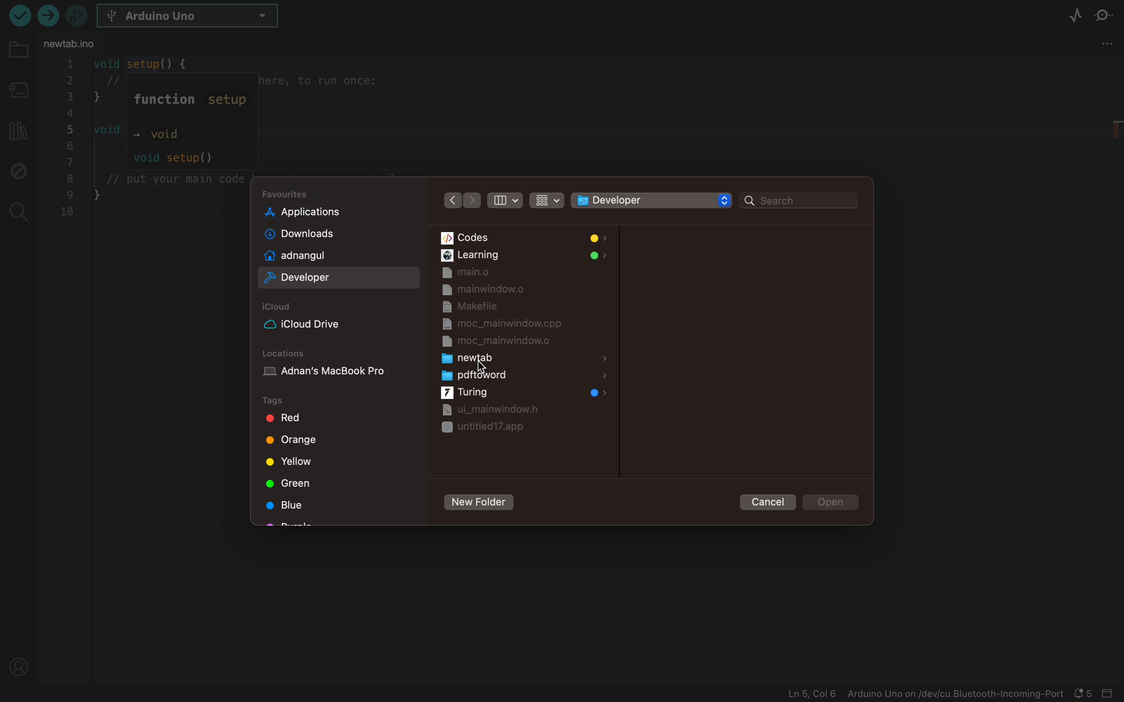  Describe the element at coordinates (148, 140) in the screenshot. I see `code` at that location.